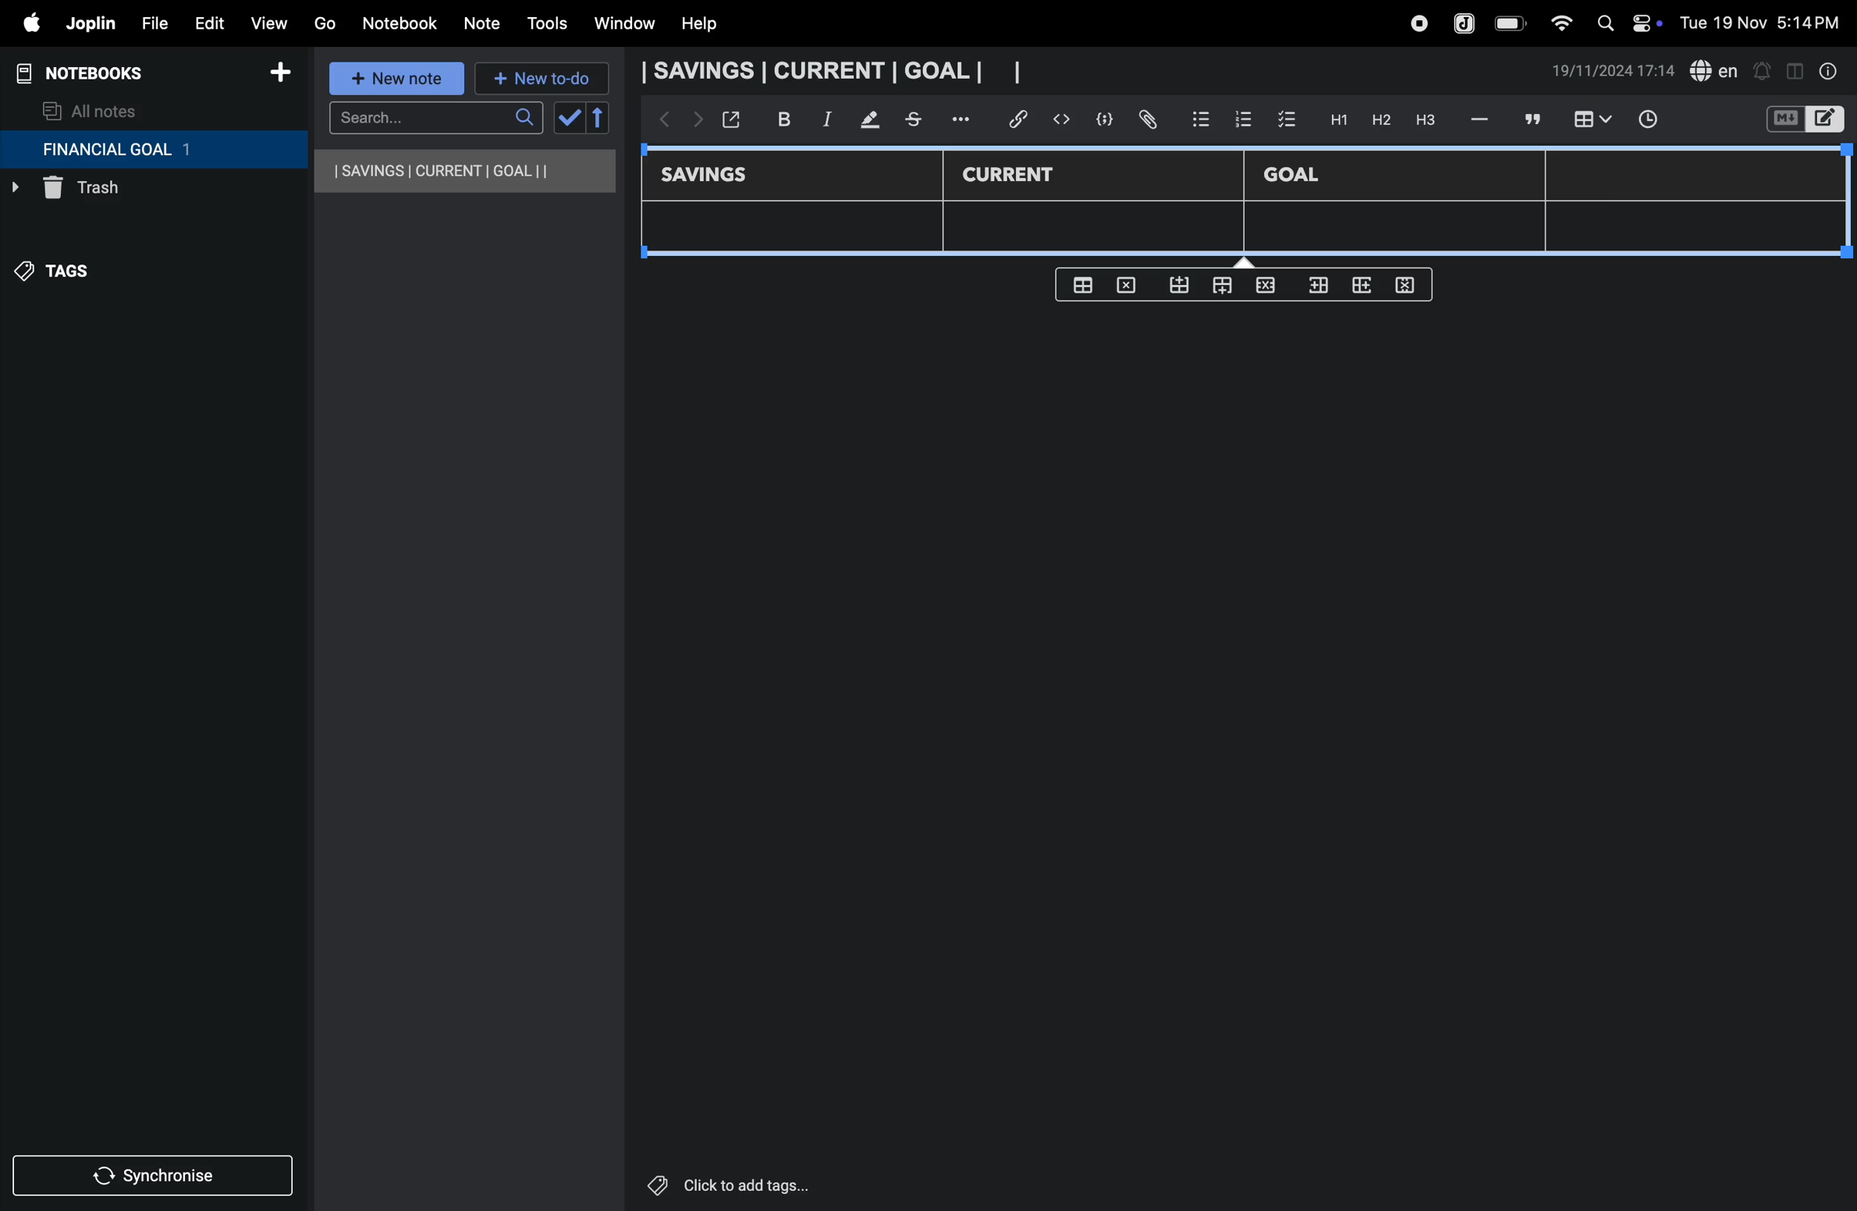 This screenshot has height=1211, width=1857. I want to click on record, so click(1418, 23).